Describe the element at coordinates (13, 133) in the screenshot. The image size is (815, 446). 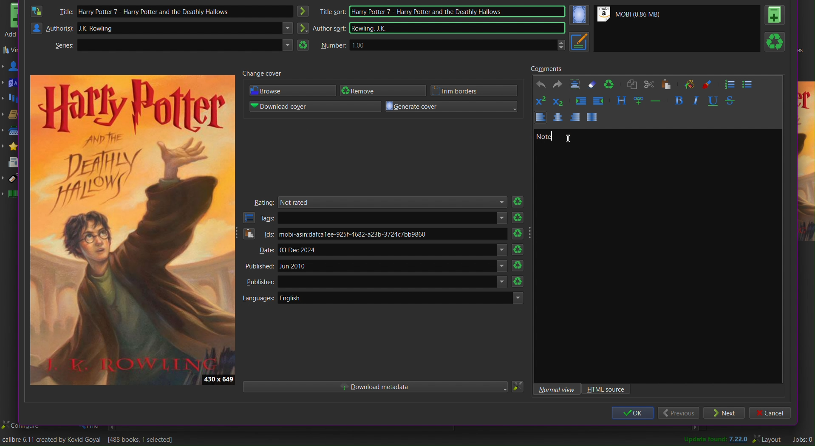
I see `Publisher` at that location.